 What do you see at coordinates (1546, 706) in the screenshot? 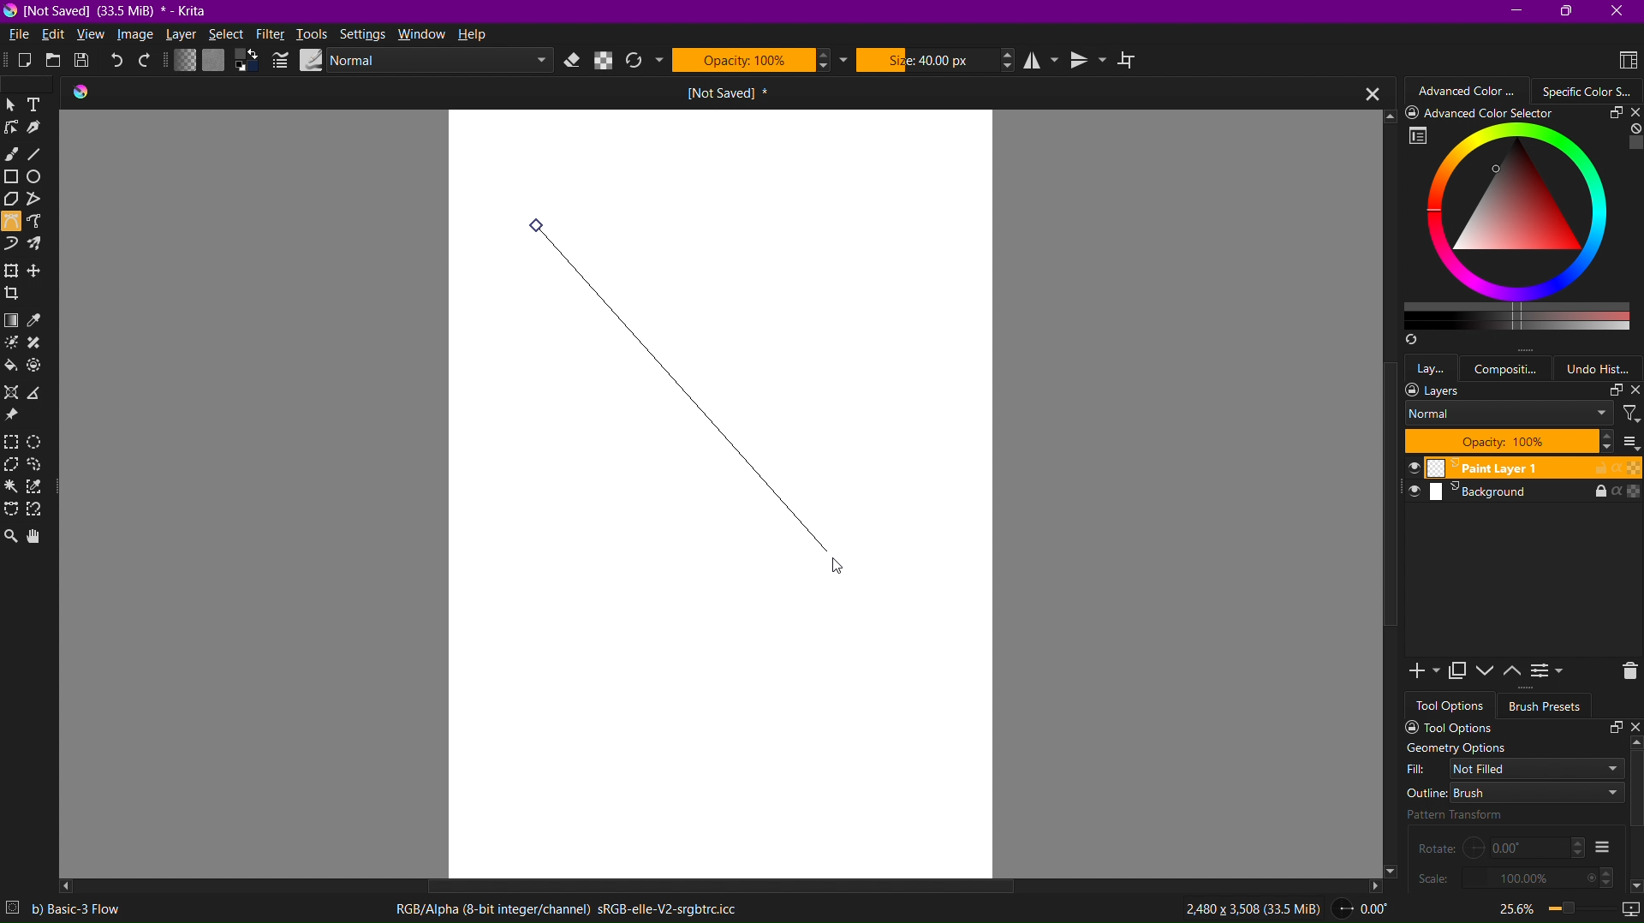
I see `Brush Presets` at bounding box center [1546, 706].